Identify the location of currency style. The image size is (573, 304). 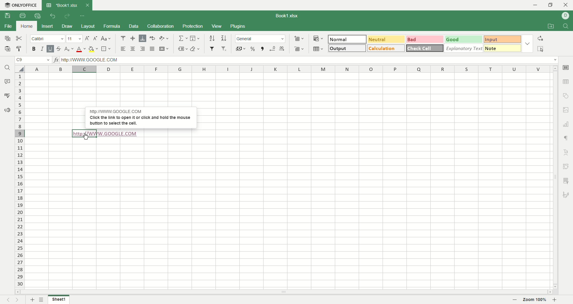
(240, 49).